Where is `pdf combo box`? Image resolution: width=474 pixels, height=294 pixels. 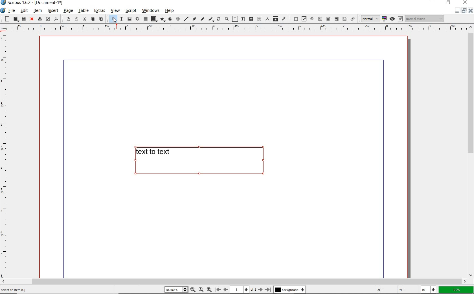
pdf combo box is located at coordinates (328, 19).